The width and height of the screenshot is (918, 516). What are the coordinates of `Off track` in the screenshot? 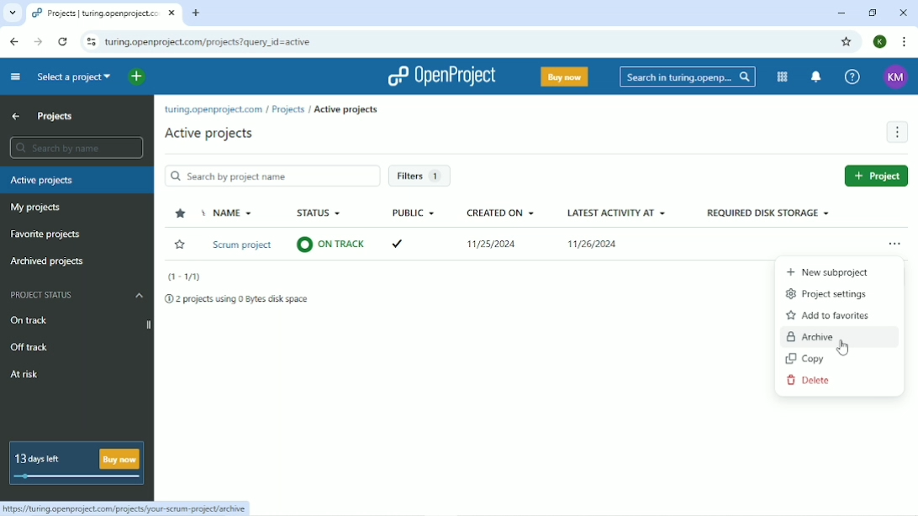 It's located at (29, 345).